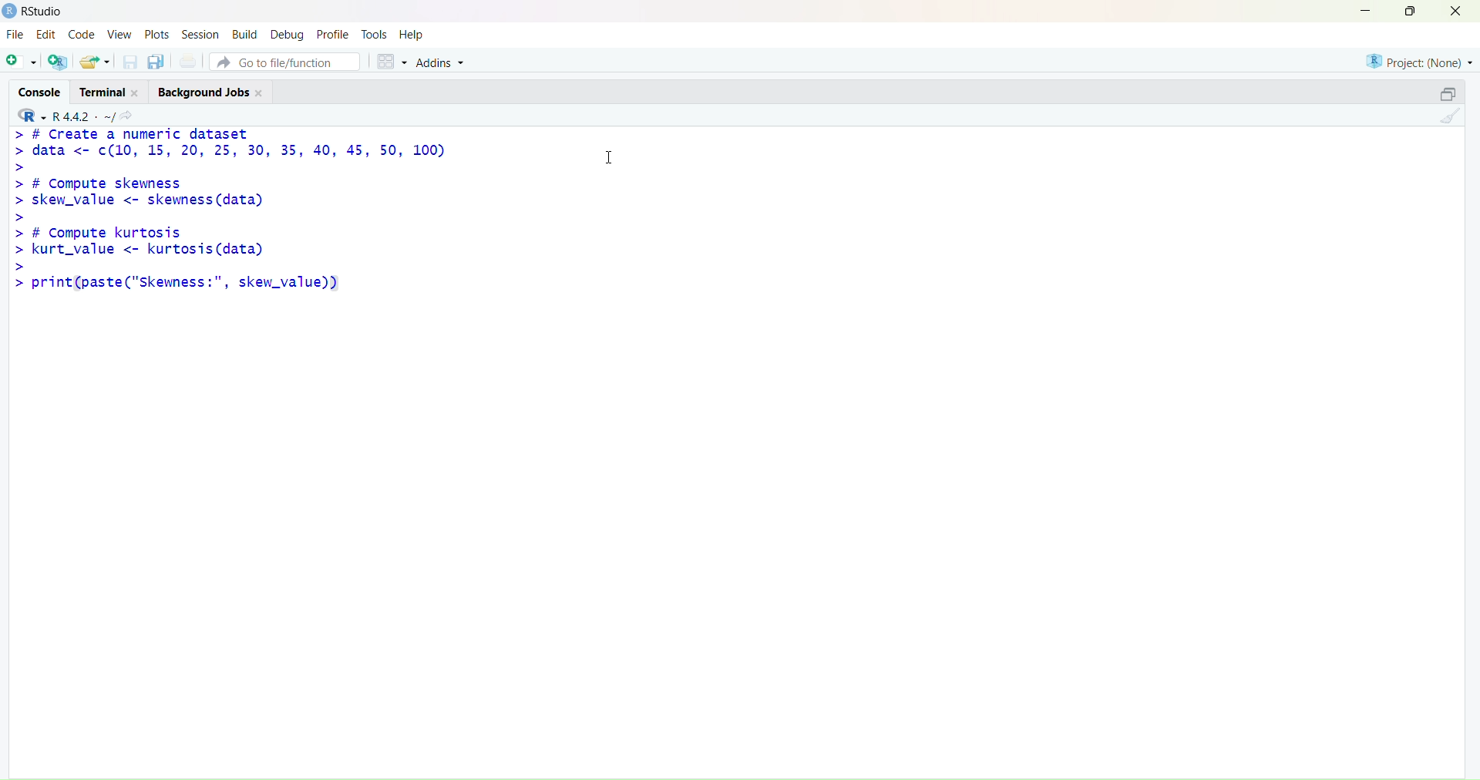  What do you see at coordinates (613, 156) in the screenshot?
I see `Text cursor` at bounding box center [613, 156].